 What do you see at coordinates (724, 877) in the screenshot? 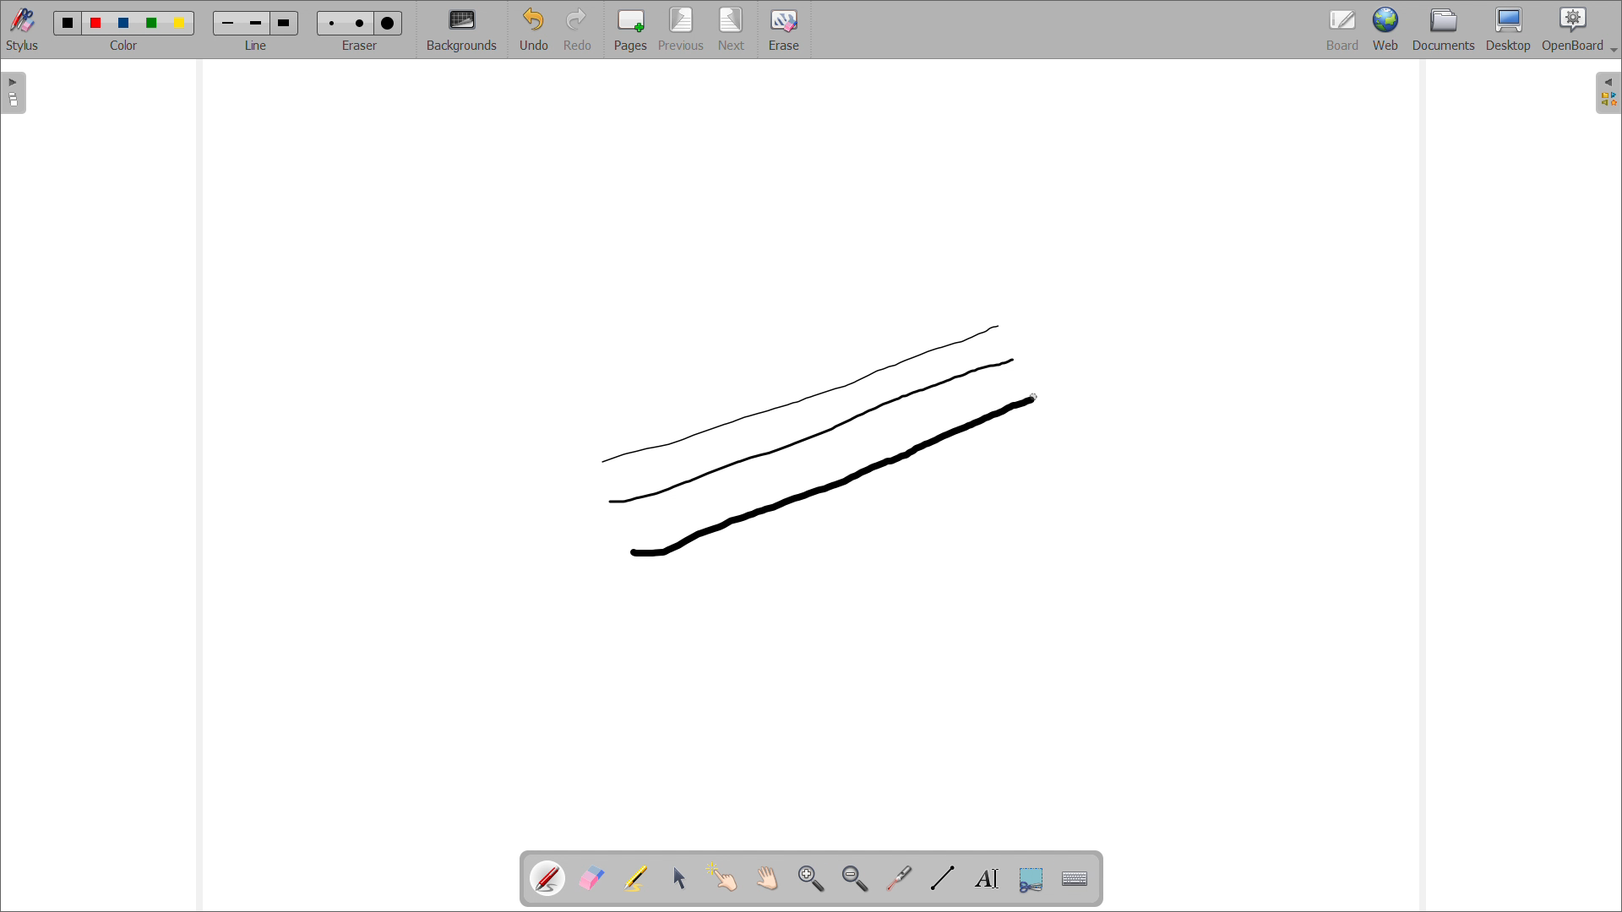
I see `interact with items` at bounding box center [724, 877].